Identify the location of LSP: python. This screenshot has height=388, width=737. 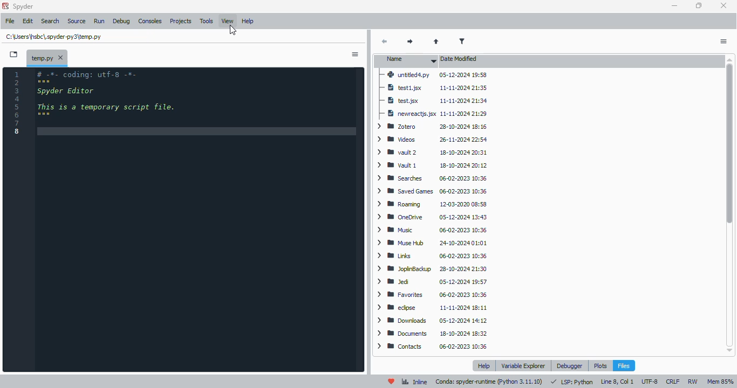
(572, 382).